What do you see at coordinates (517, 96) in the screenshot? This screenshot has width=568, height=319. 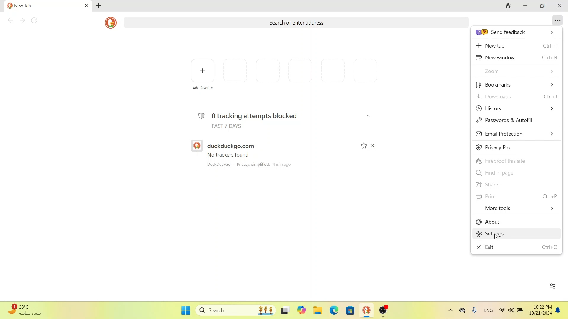 I see `download` at bounding box center [517, 96].